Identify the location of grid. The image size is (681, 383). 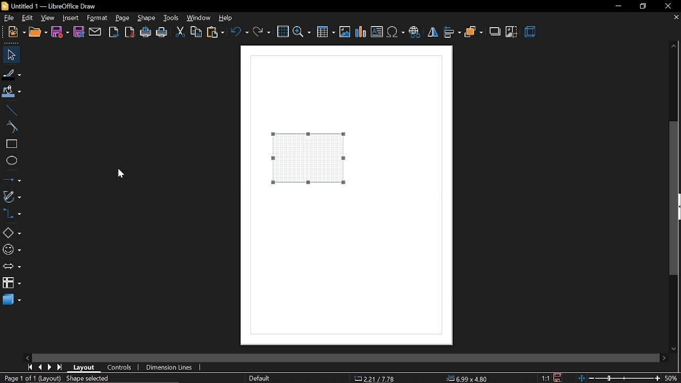
(284, 31).